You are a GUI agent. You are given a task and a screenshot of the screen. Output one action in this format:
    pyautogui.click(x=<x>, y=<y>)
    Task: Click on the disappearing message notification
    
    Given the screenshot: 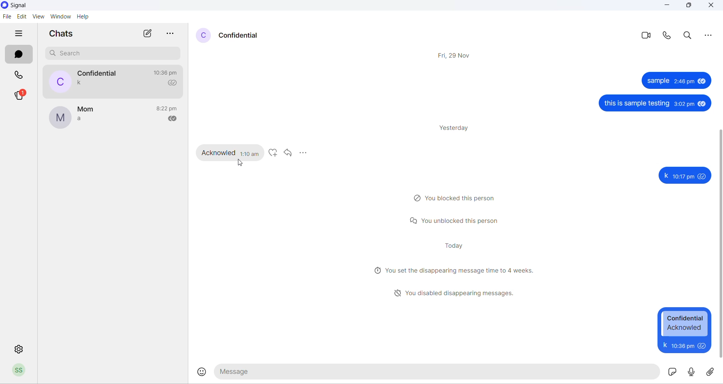 What is the action you would take?
    pyautogui.click(x=457, y=292)
    